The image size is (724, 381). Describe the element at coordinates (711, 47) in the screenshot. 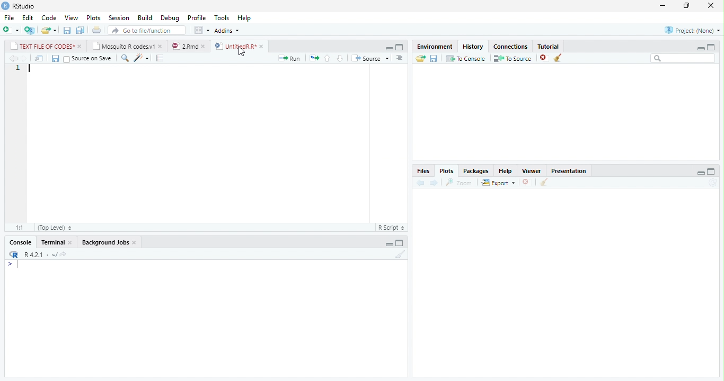

I see `maximize` at that location.